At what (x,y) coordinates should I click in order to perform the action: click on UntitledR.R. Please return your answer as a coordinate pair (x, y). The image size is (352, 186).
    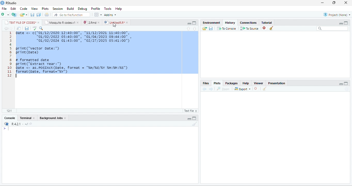
    Looking at the image, I should click on (114, 22).